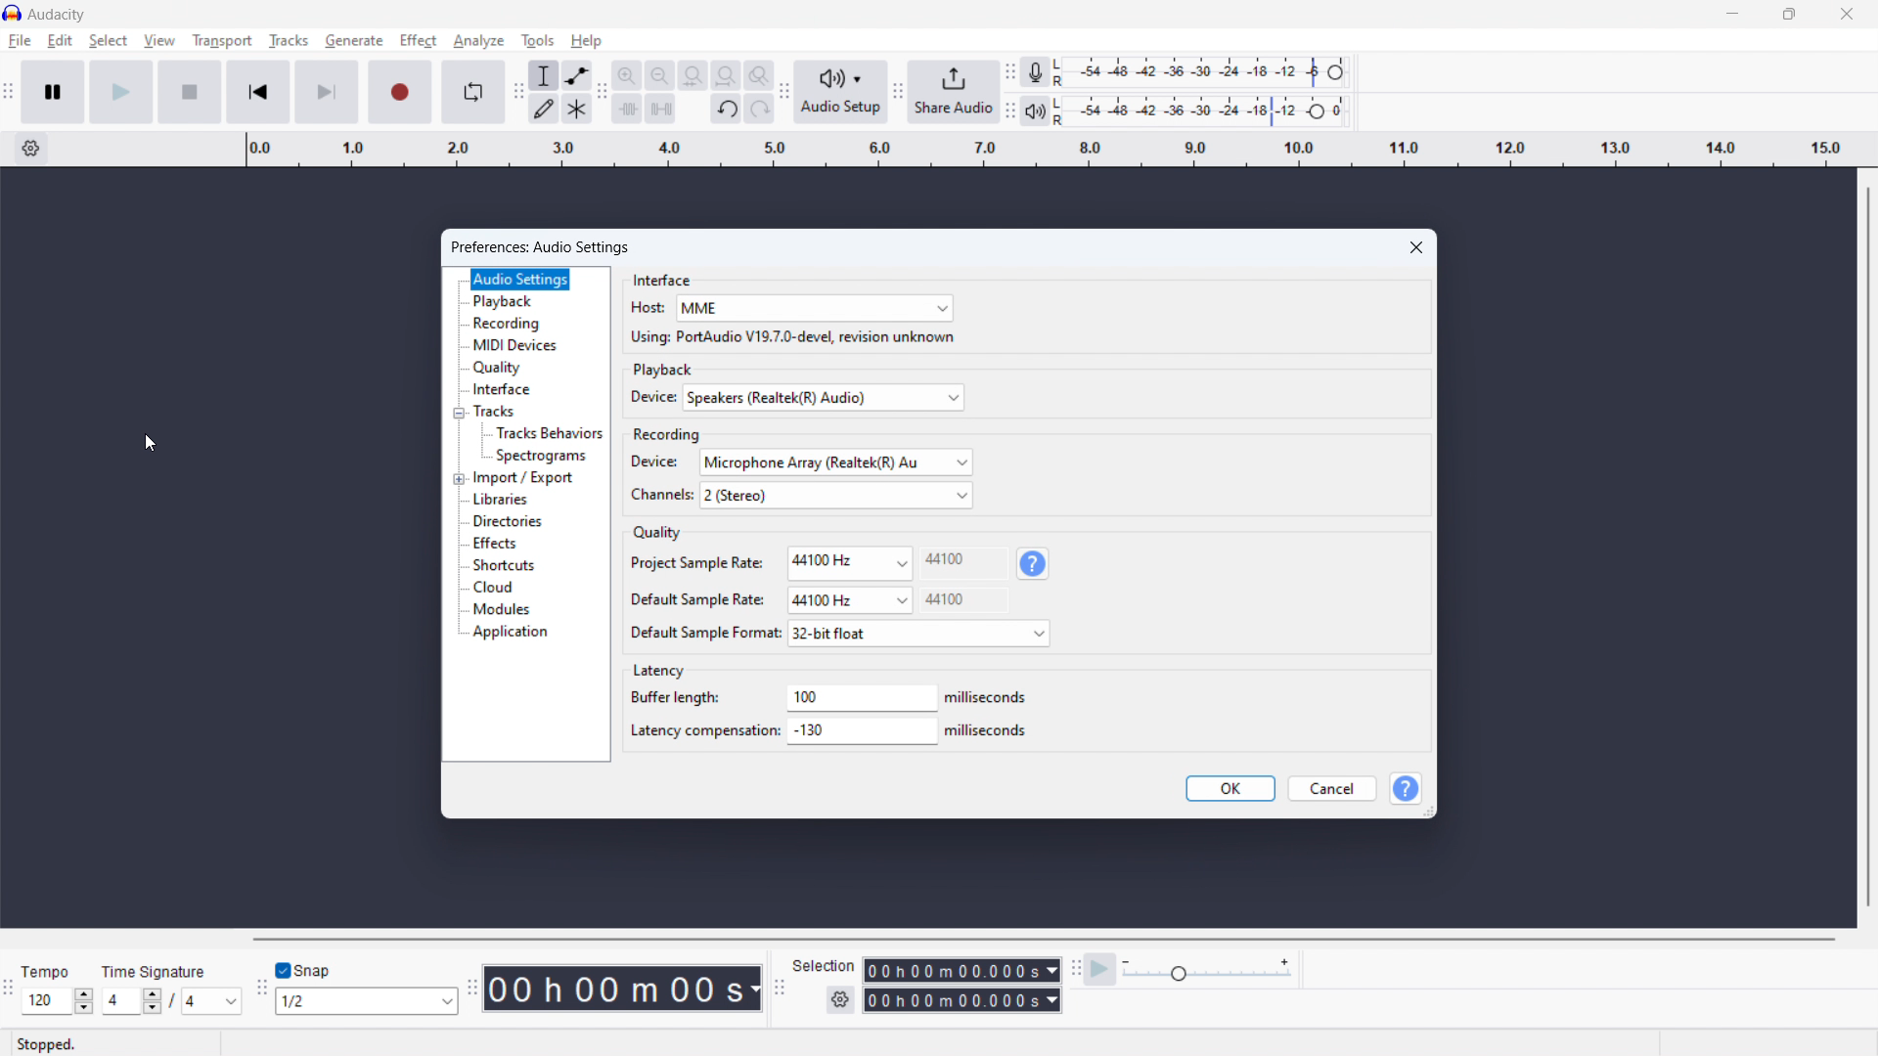  Describe the element at coordinates (780, 988) in the screenshot. I see `selection toolbar` at that location.